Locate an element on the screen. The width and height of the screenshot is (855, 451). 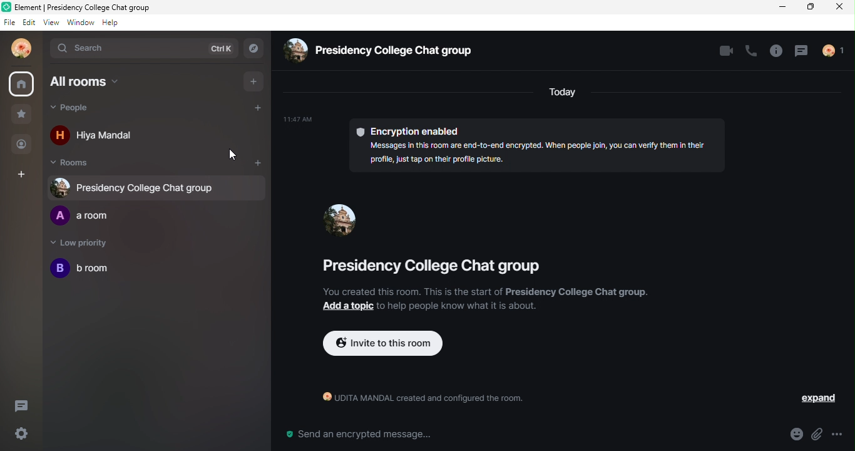
threads is located at coordinates (26, 405).